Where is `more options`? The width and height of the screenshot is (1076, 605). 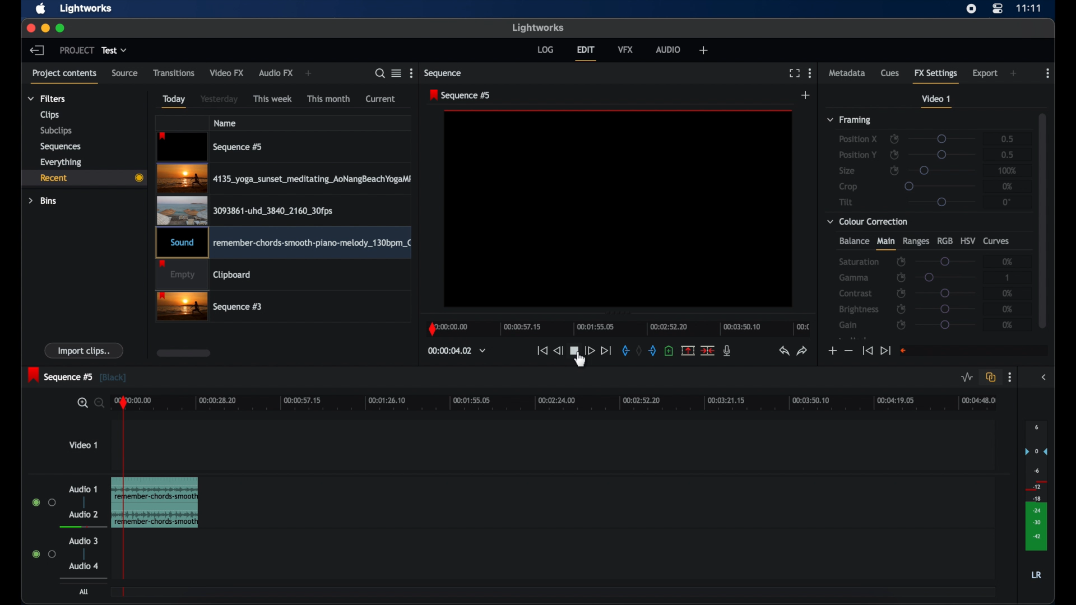 more options is located at coordinates (412, 73).